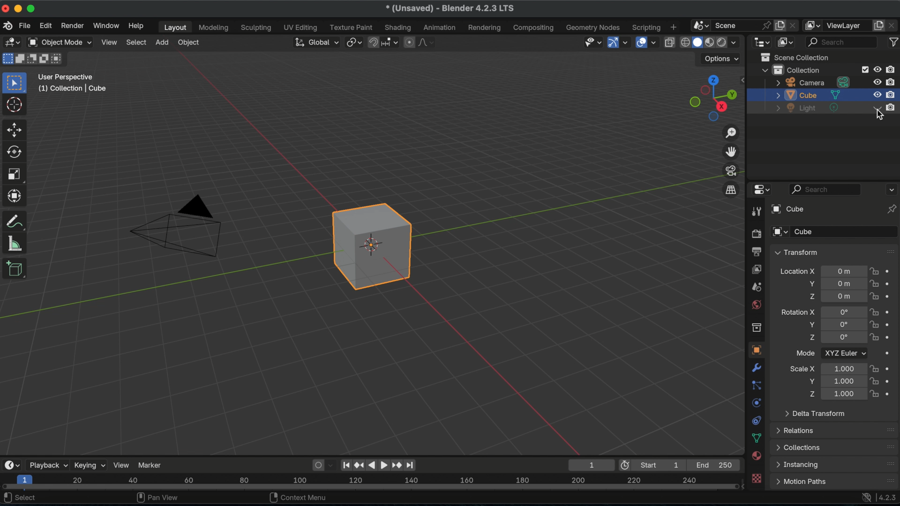 This screenshot has height=506, width=900. I want to click on disabled light source toggle, so click(875, 106).